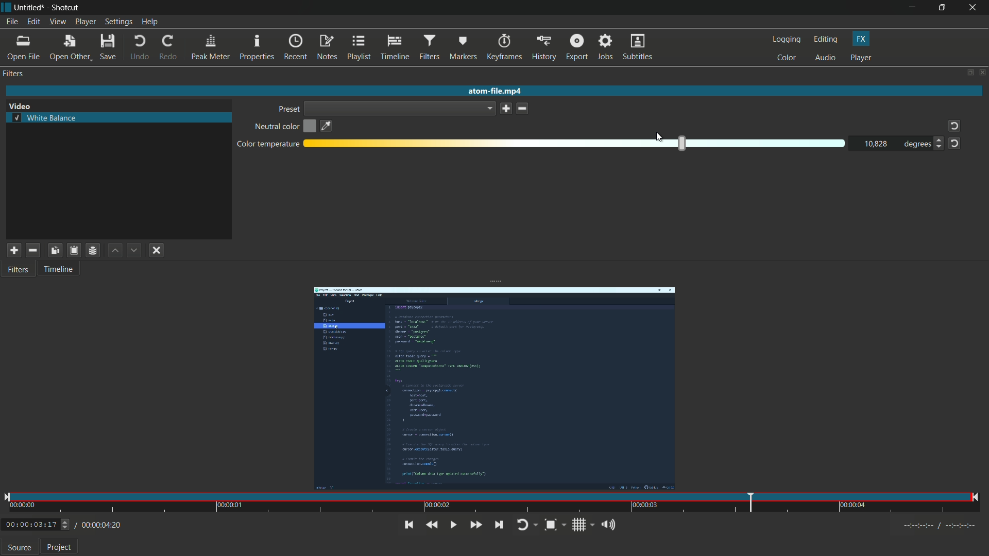 This screenshot has height=556, width=989. Describe the element at coordinates (276, 127) in the screenshot. I see `neutral color` at that location.